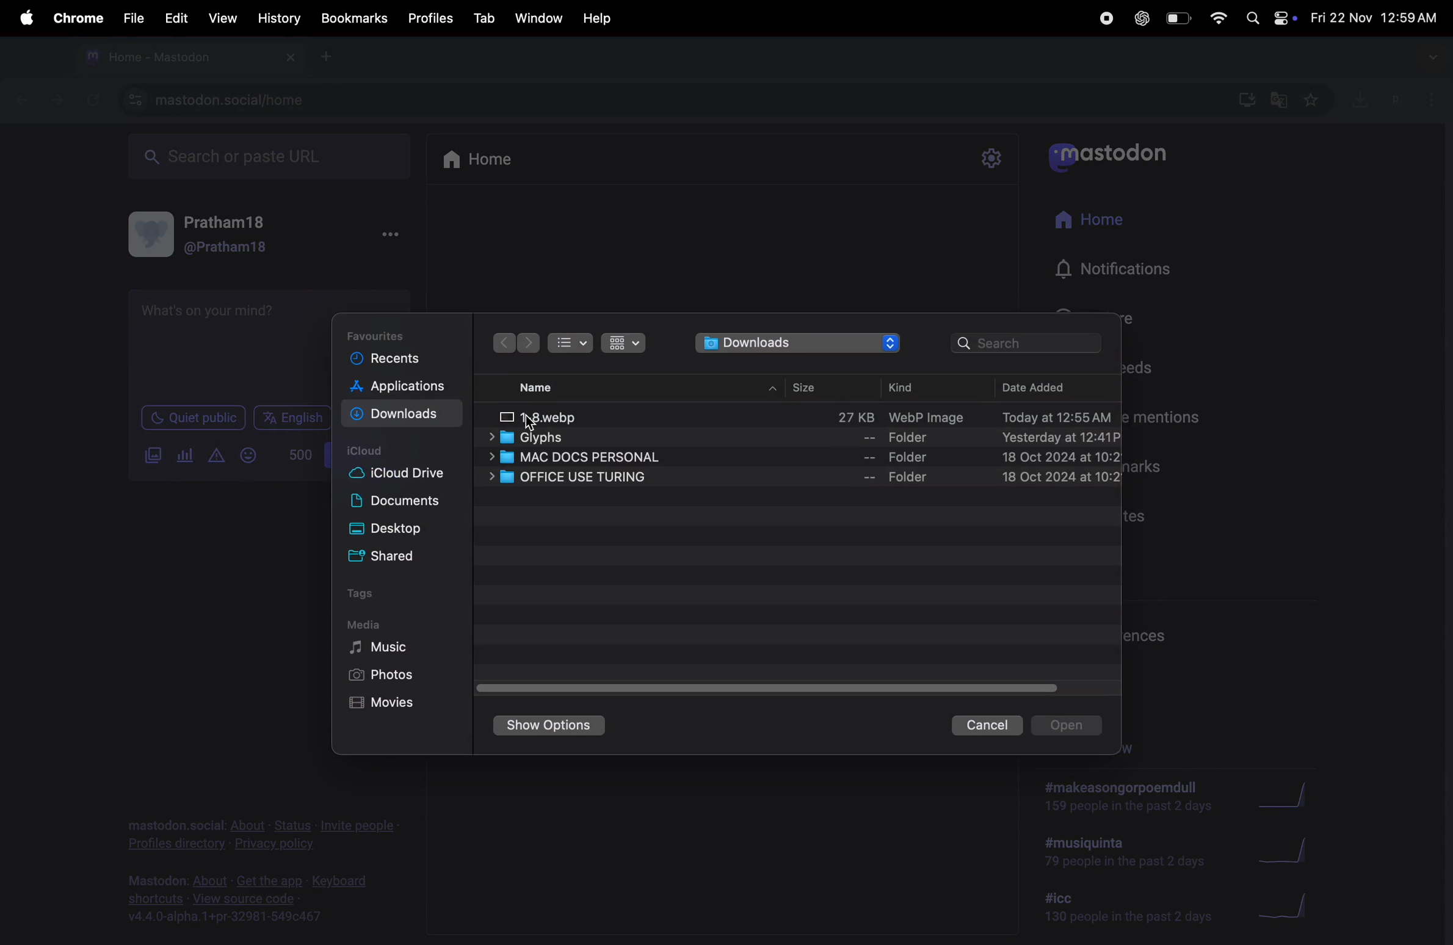  I want to click on emoji, so click(249, 455).